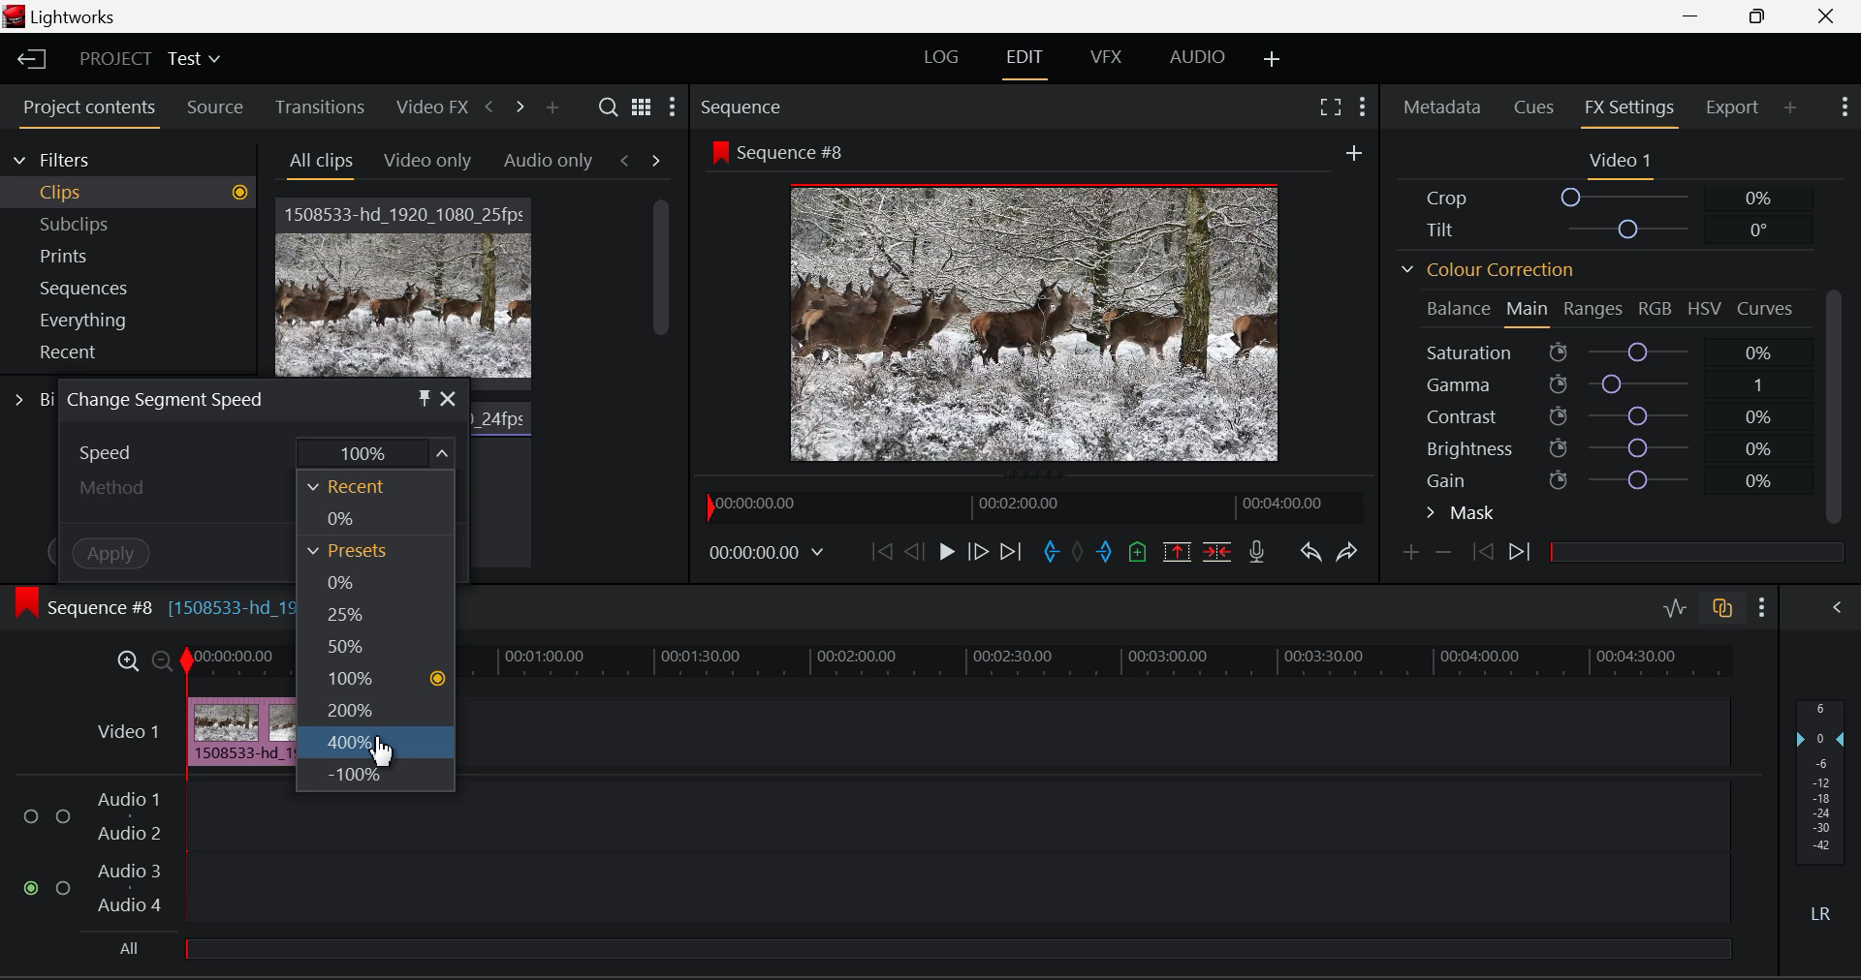 This screenshot has width=1861, height=980. Describe the element at coordinates (1593, 310) in the screenshot. I see `Ranges` at that location.